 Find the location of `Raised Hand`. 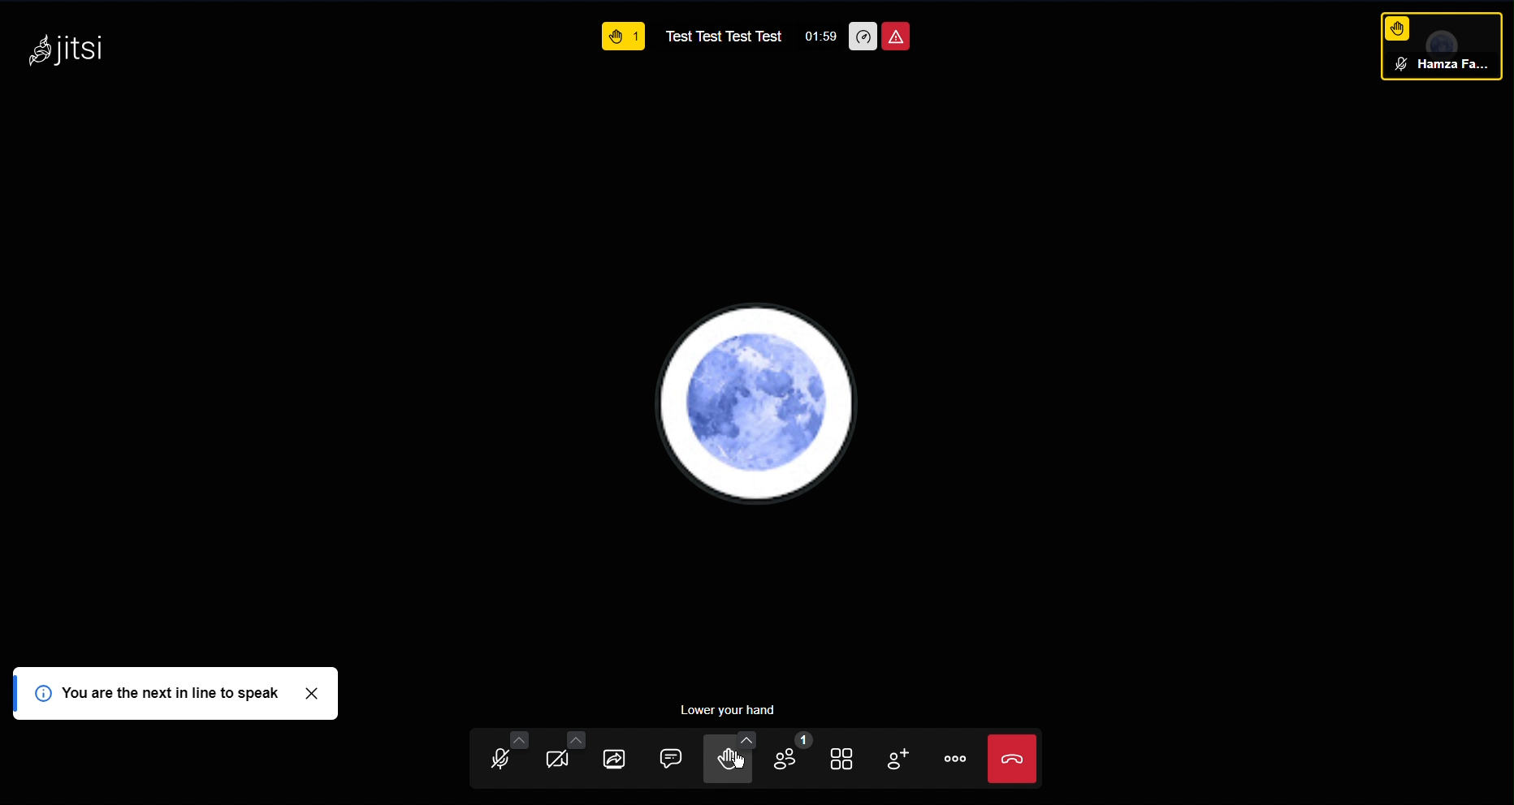

Raised Hand is located at coordinates (625, 38).